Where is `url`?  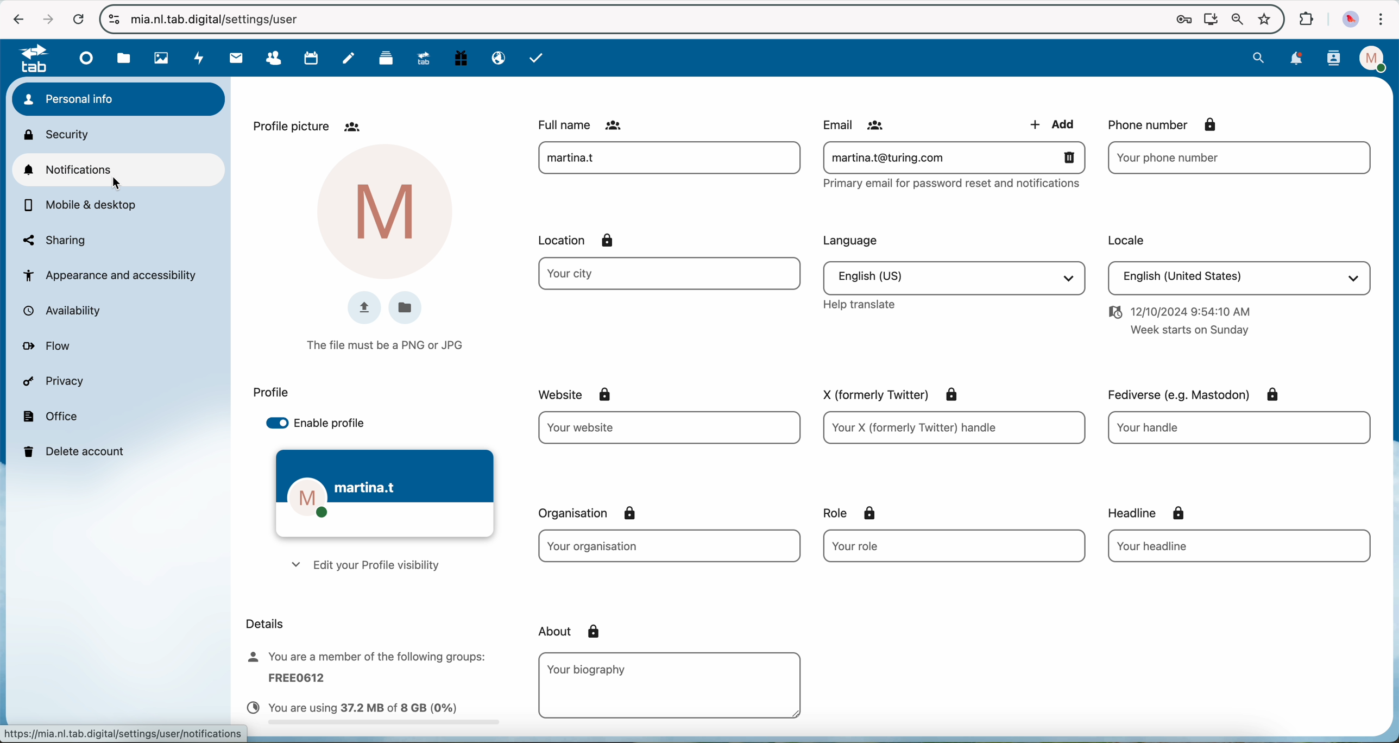
url is located at coordinates (220, 18).